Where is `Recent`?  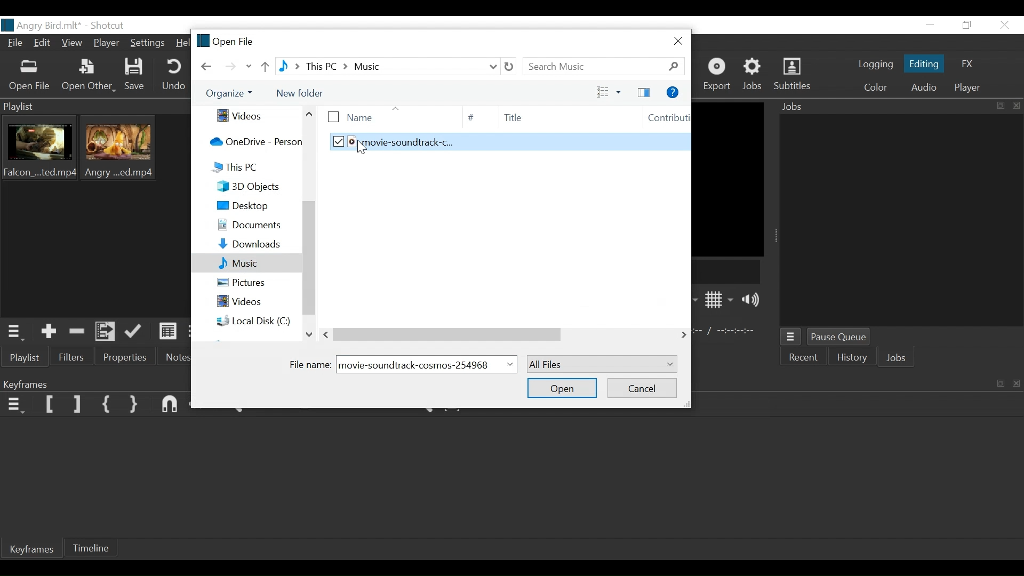
Recent is located at coordinates (805, 358).